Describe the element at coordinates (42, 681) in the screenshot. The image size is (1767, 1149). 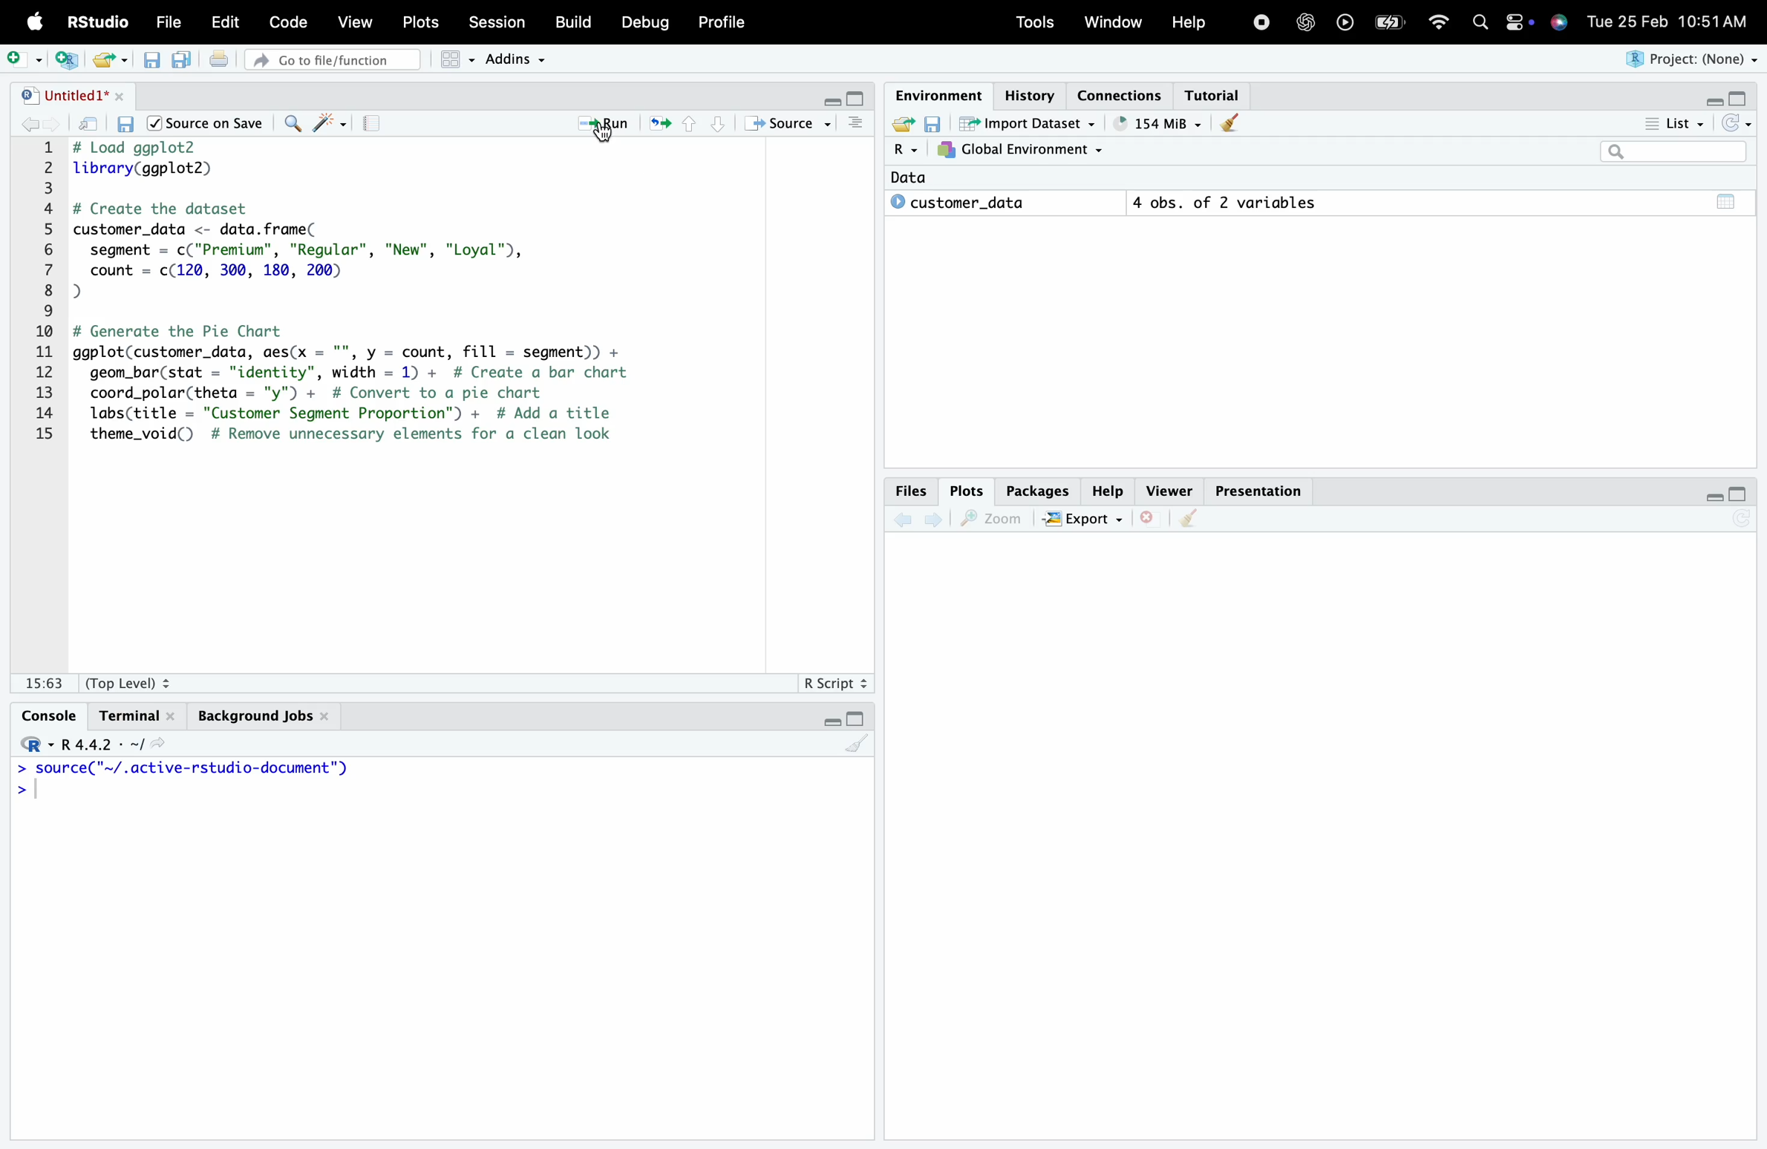
I see `1:1` at that location.